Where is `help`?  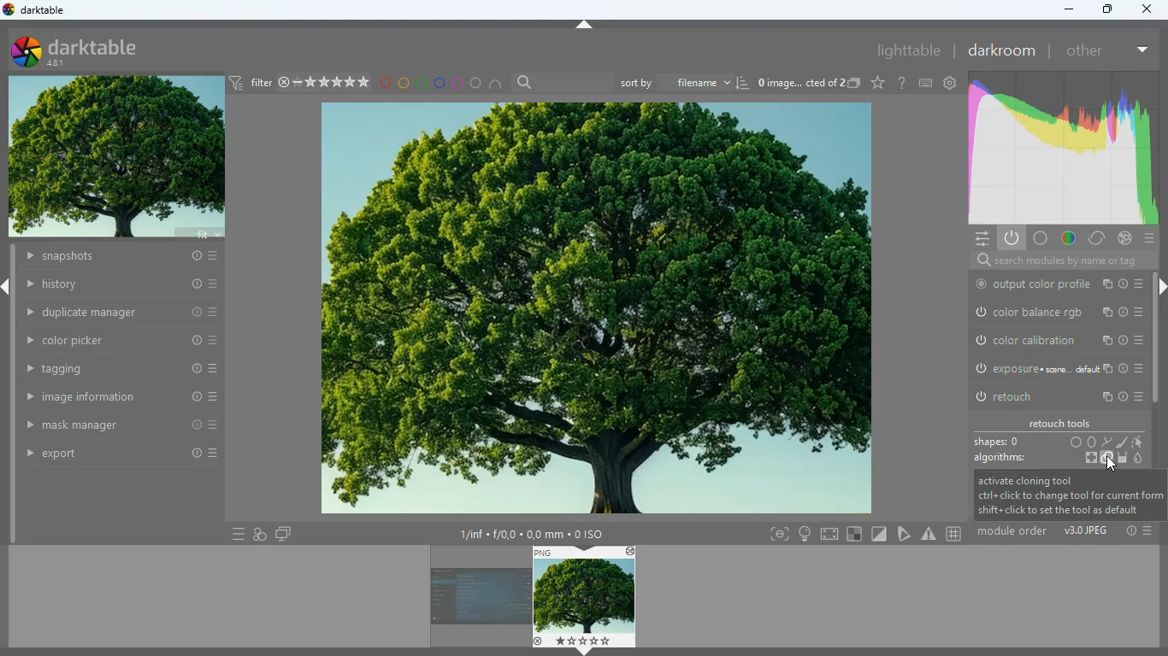
help is located at coordinates (901, 83).